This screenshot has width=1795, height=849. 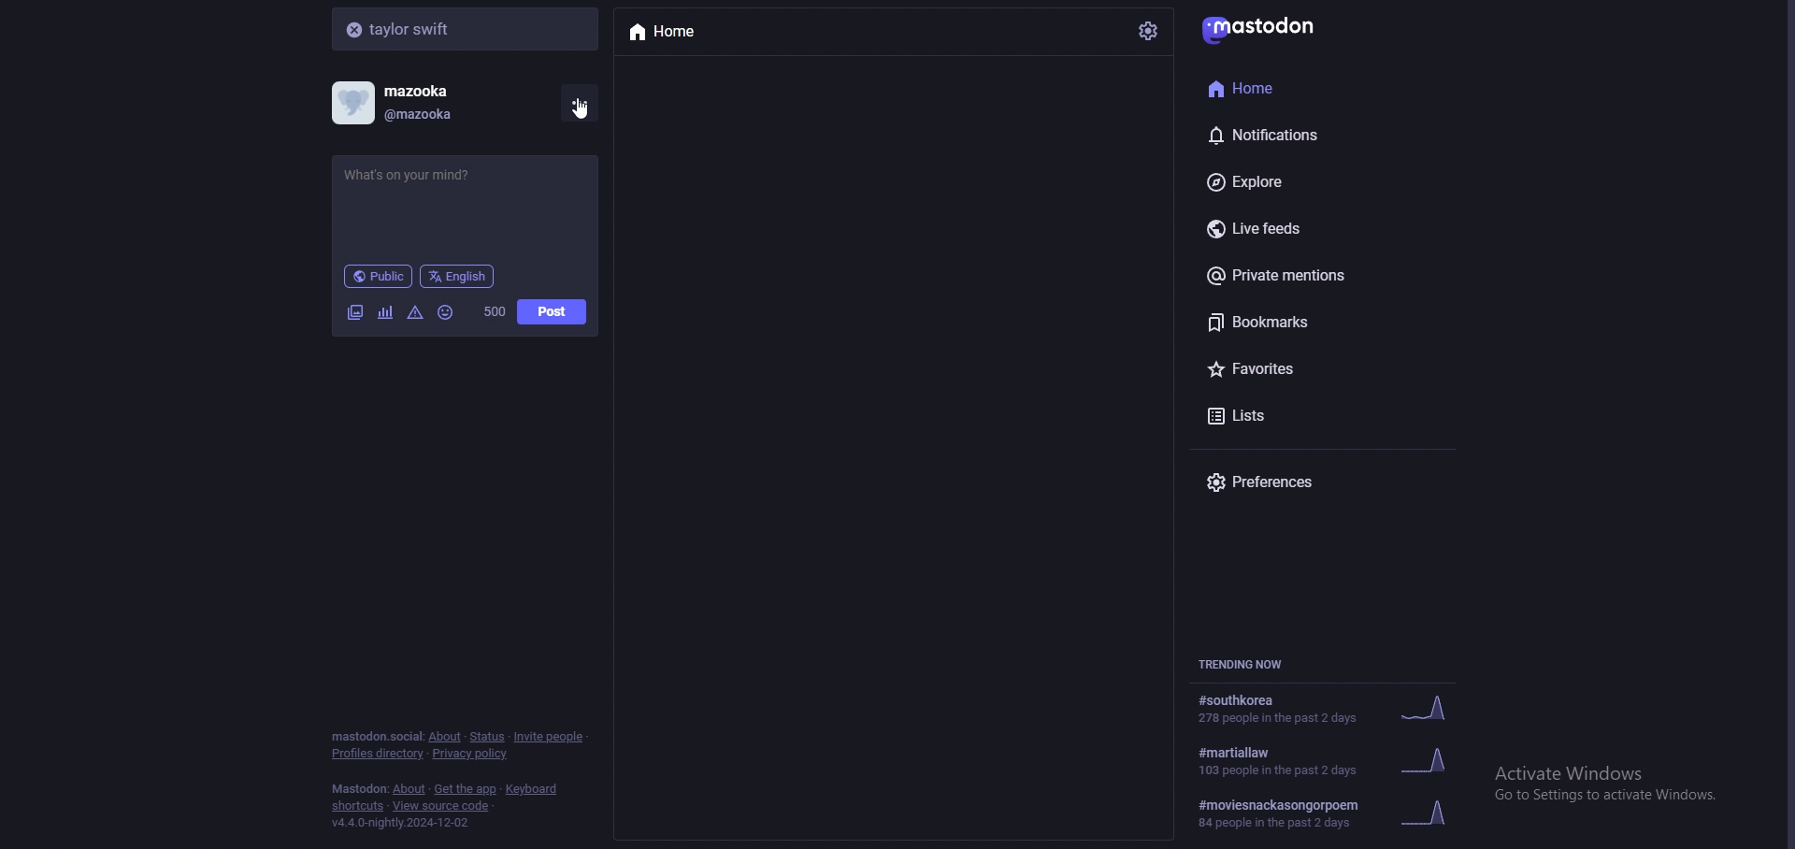 I want to click on version, so click(x=402, y=822).